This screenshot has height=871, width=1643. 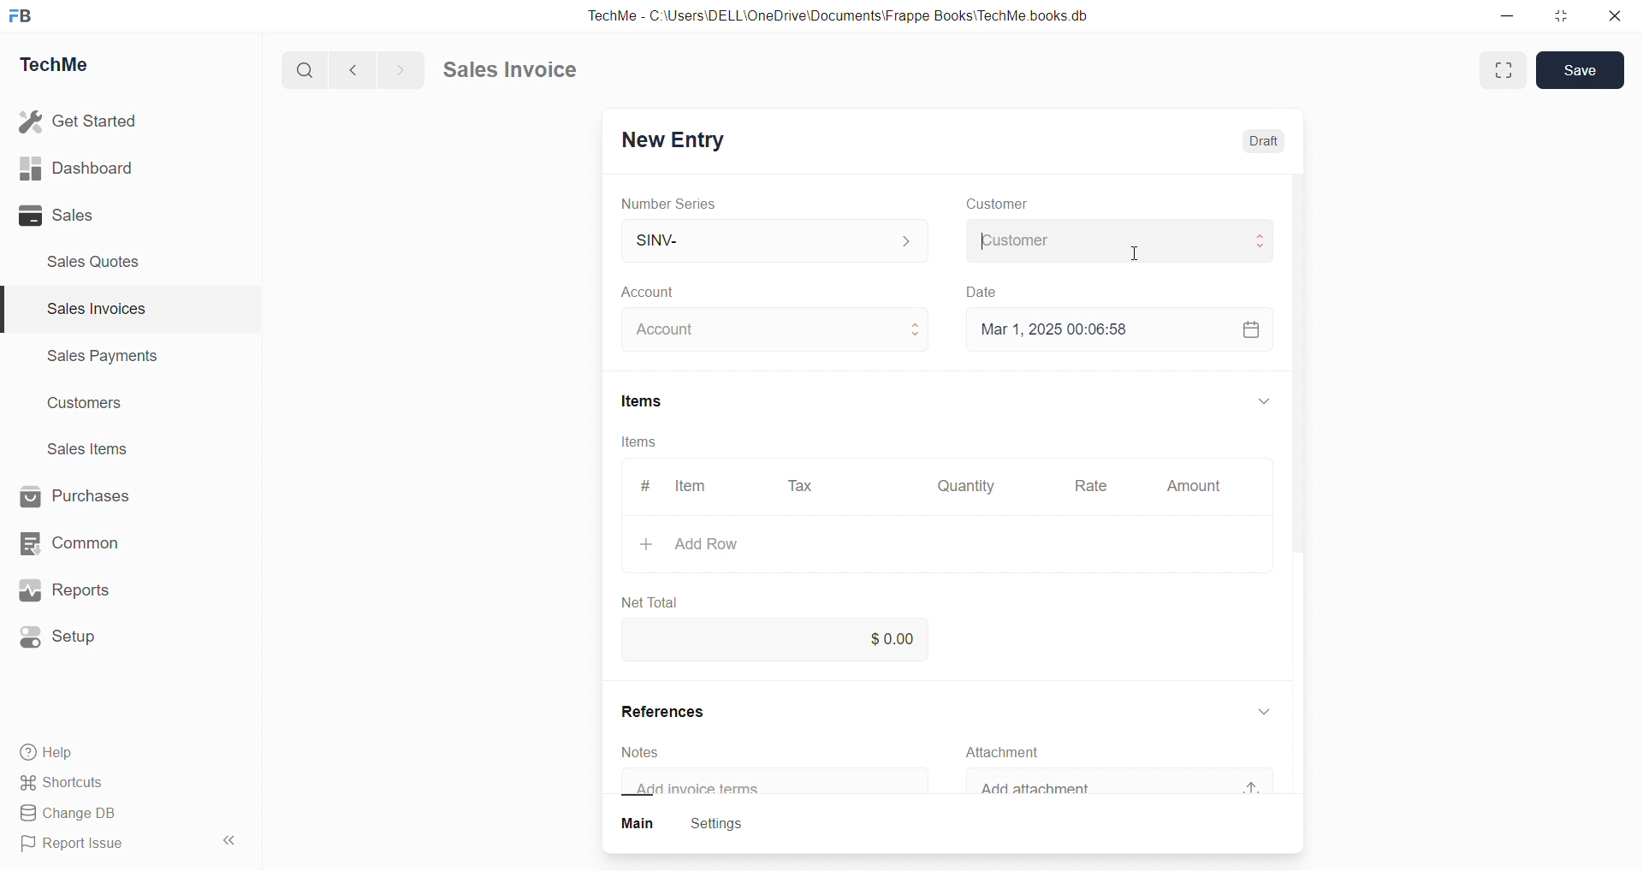 What do you see at coordinates (100, 261) in the screenshot?
I see `Sales Quotes` at bounding box center [100, 261].